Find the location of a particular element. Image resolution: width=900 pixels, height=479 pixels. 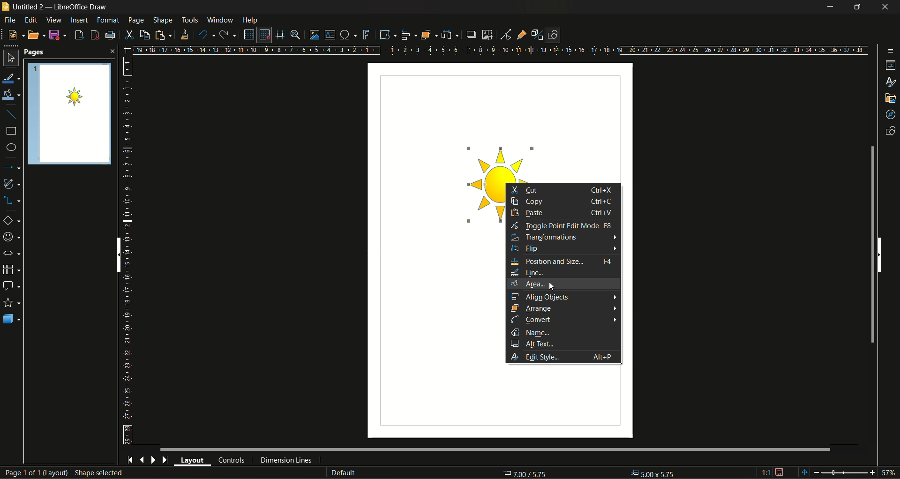

flip is located at coordinates (528, 249).